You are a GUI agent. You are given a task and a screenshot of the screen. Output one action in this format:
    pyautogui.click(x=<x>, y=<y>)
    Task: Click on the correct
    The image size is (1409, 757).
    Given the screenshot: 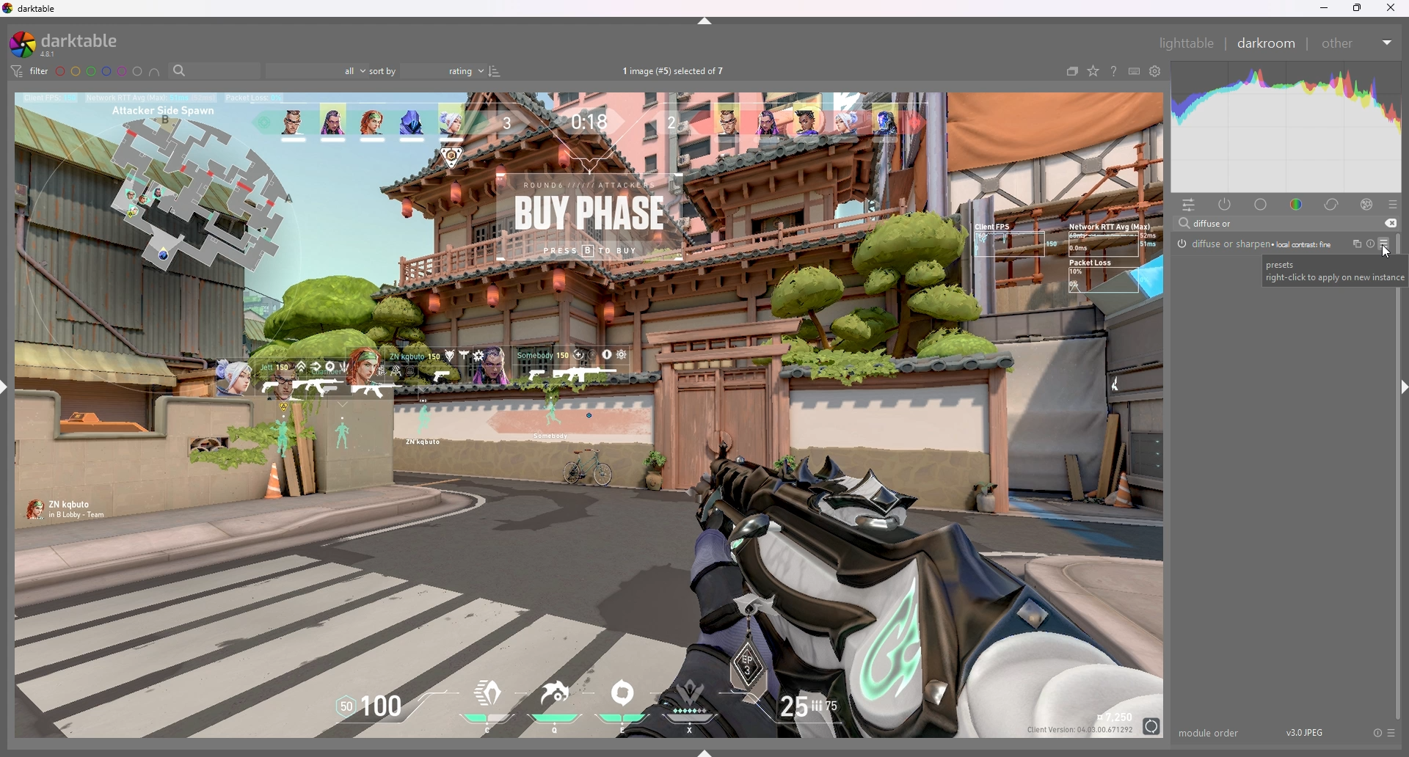 What is the action you would take?
    pyautogui.click(x=1333, y=204)
    